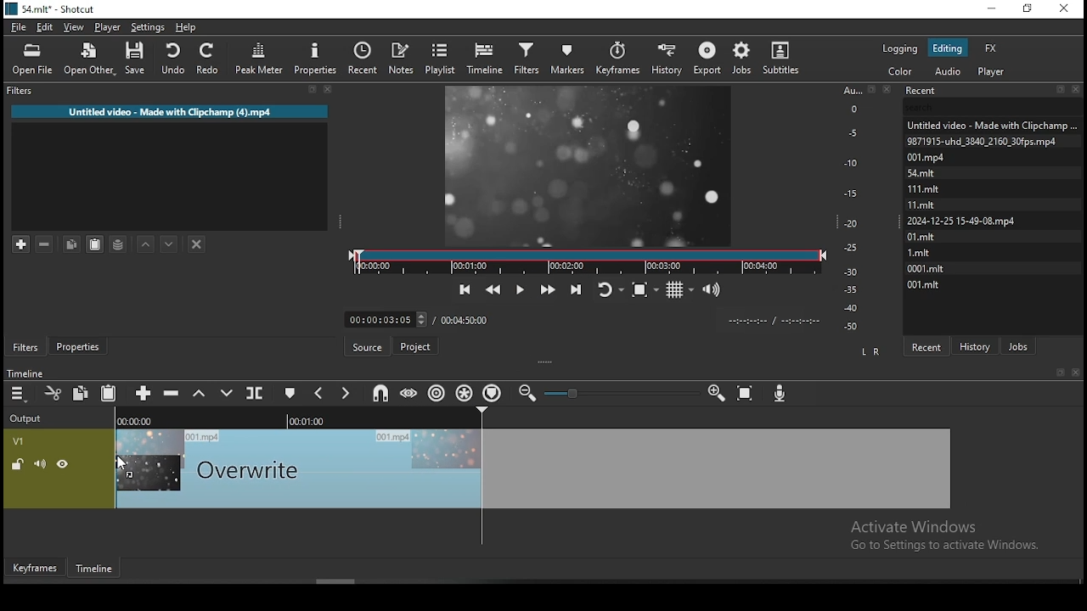 This screenshot has width=1087, height=611. I want to click on edit track time, so click(385, 319).